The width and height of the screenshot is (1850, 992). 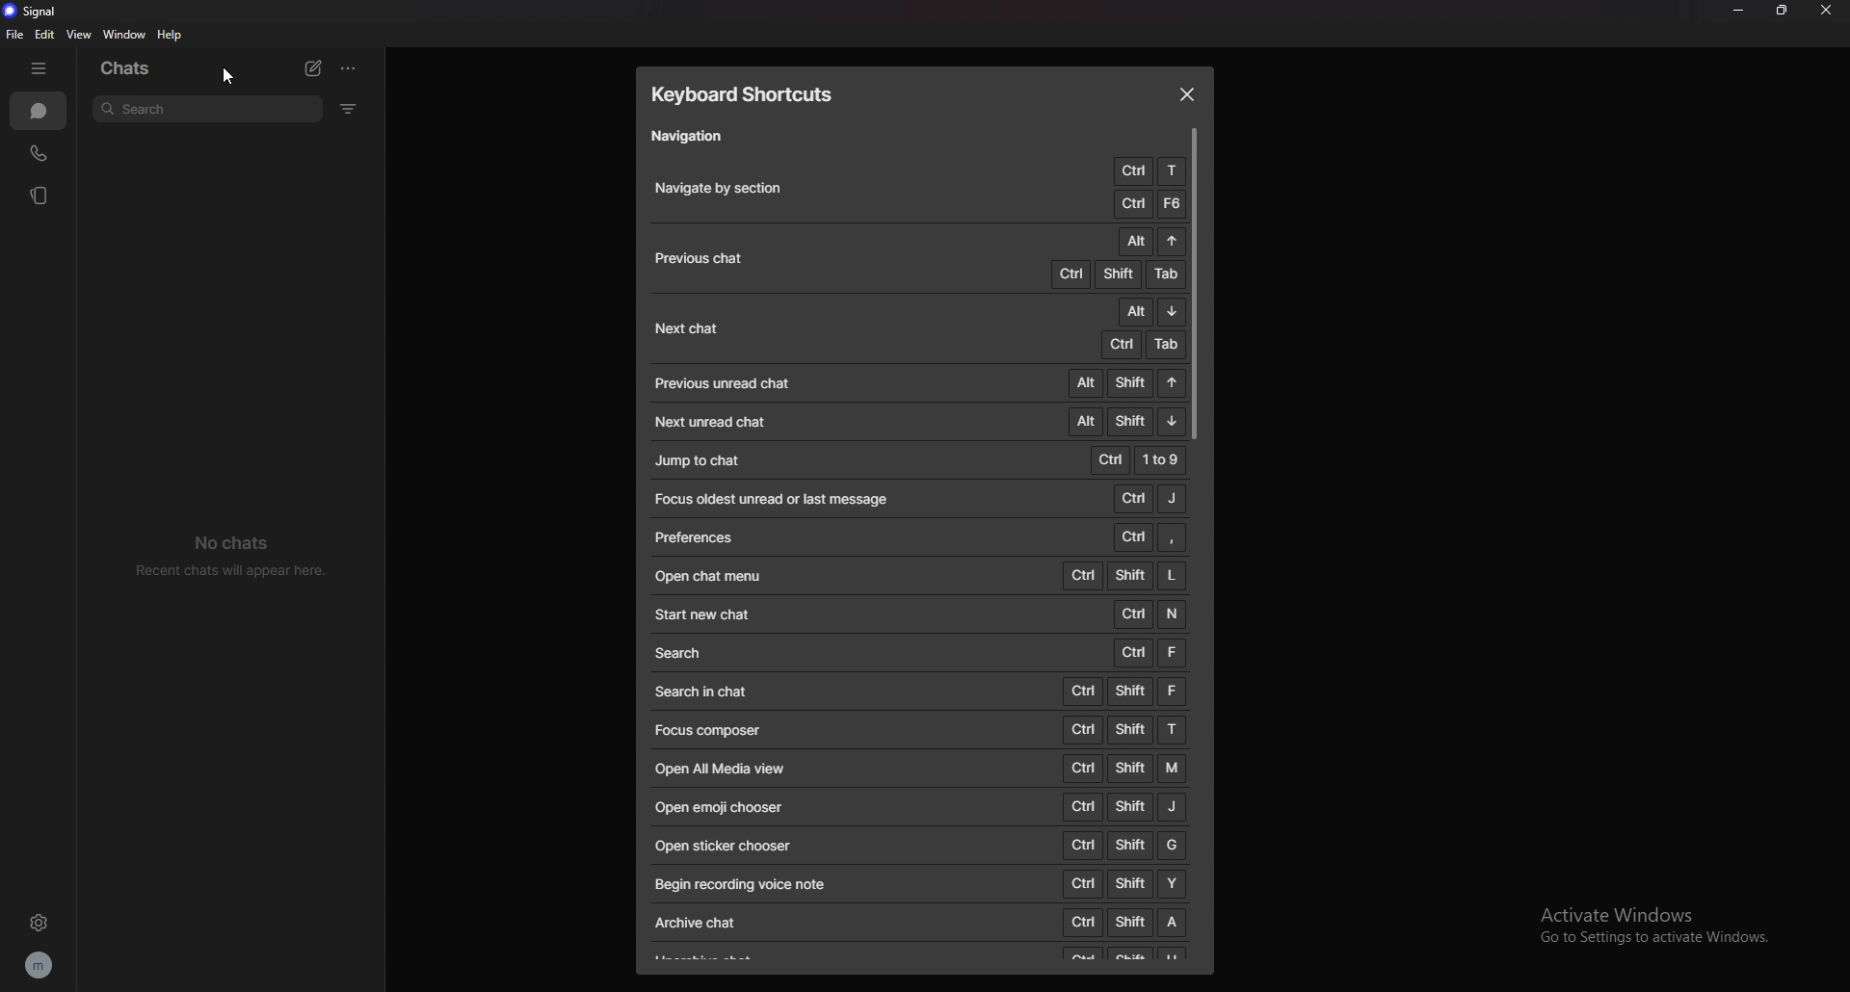 What do you see at coordinates (1150, 241) in the screenshot?
I see `ALT + UP` at bounding box center [1150, 241].